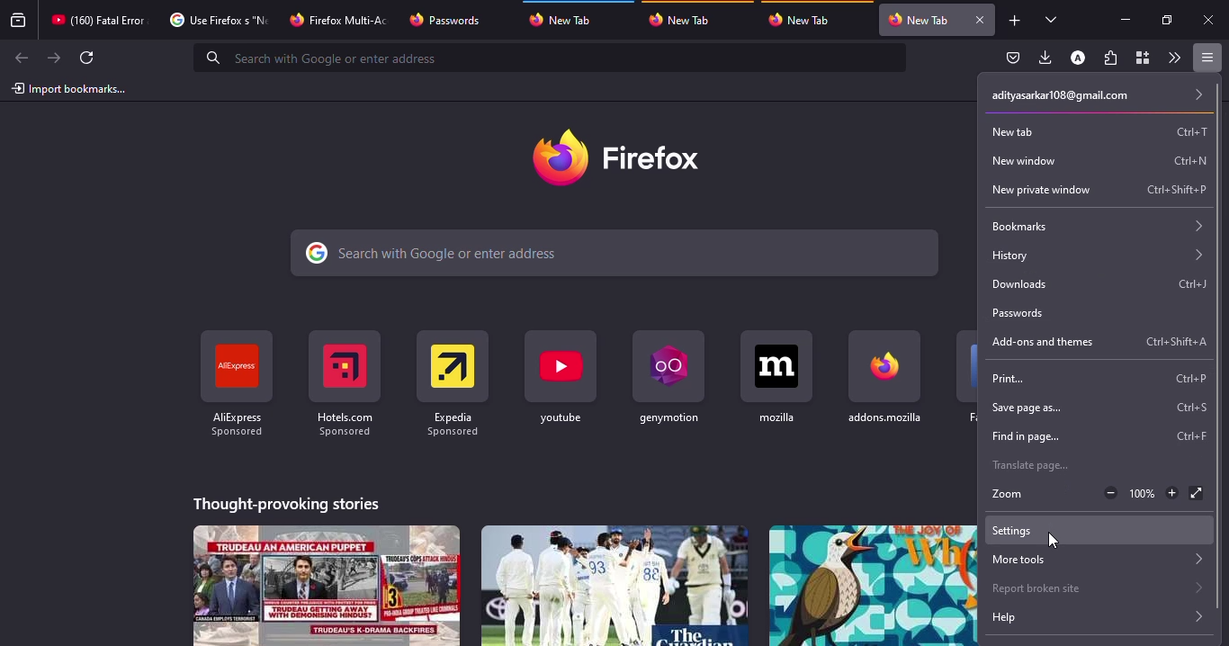 This screenshot has height=646, width=1229. What do you see at coordinates (1054, 540) in the screenshot?
I see `cursor` at bounding box center [1054, 540].